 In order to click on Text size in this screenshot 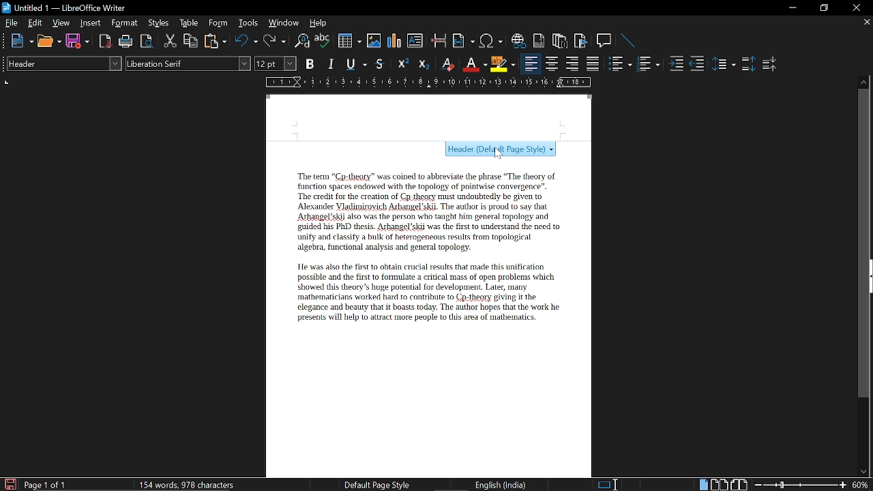, I will do `click(275, 63)`.